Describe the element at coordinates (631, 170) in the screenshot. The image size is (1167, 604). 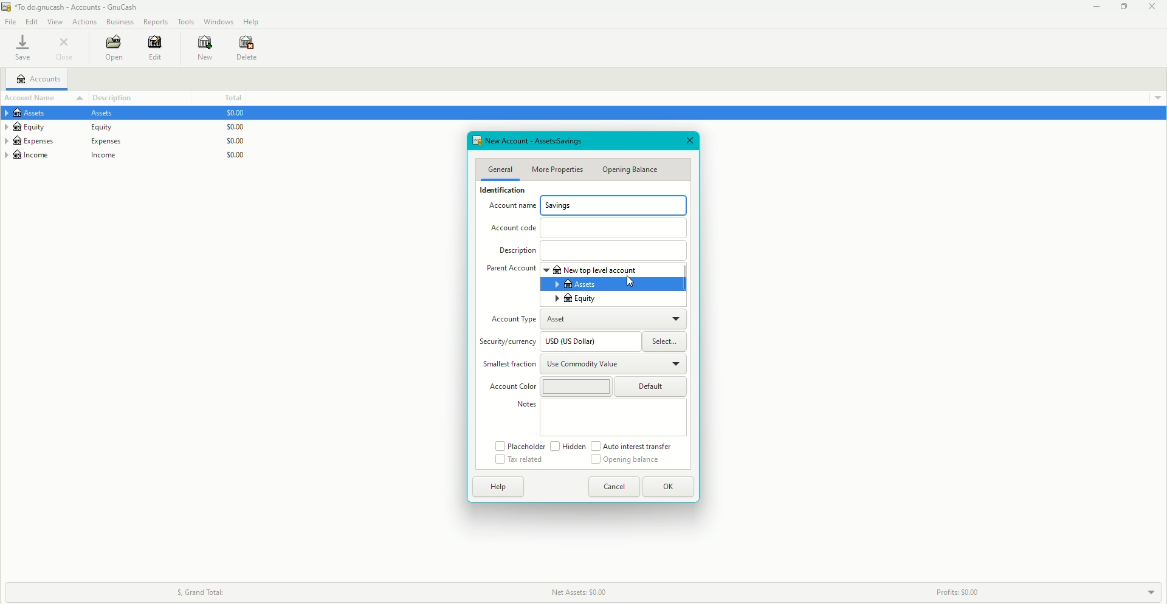
I see `Opening Balance` at that location.